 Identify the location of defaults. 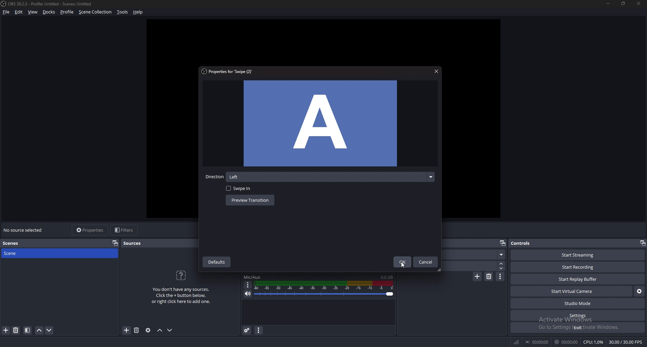
(218, 263).